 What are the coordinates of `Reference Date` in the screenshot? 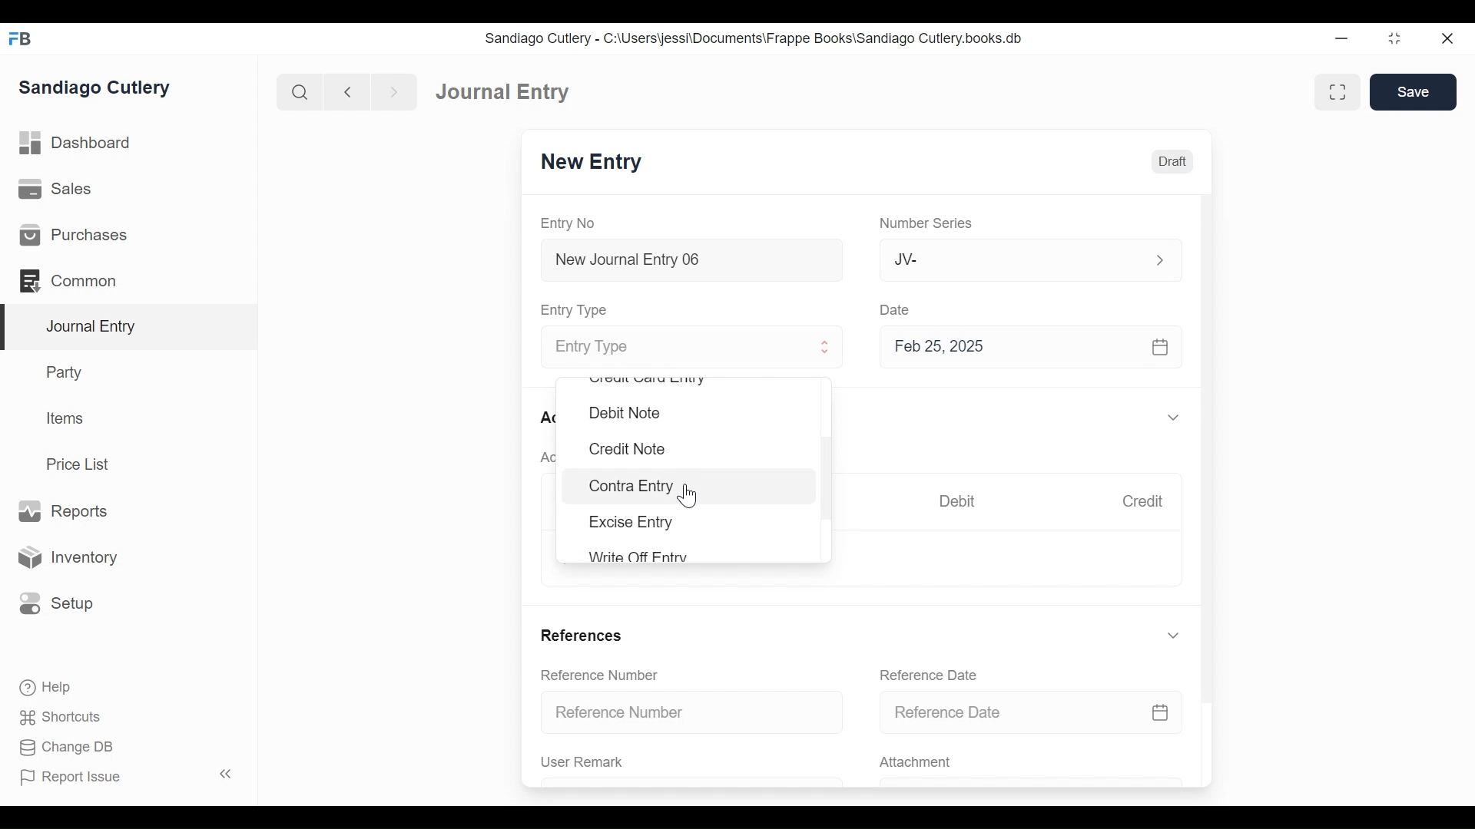 It's located at (1030, 711).